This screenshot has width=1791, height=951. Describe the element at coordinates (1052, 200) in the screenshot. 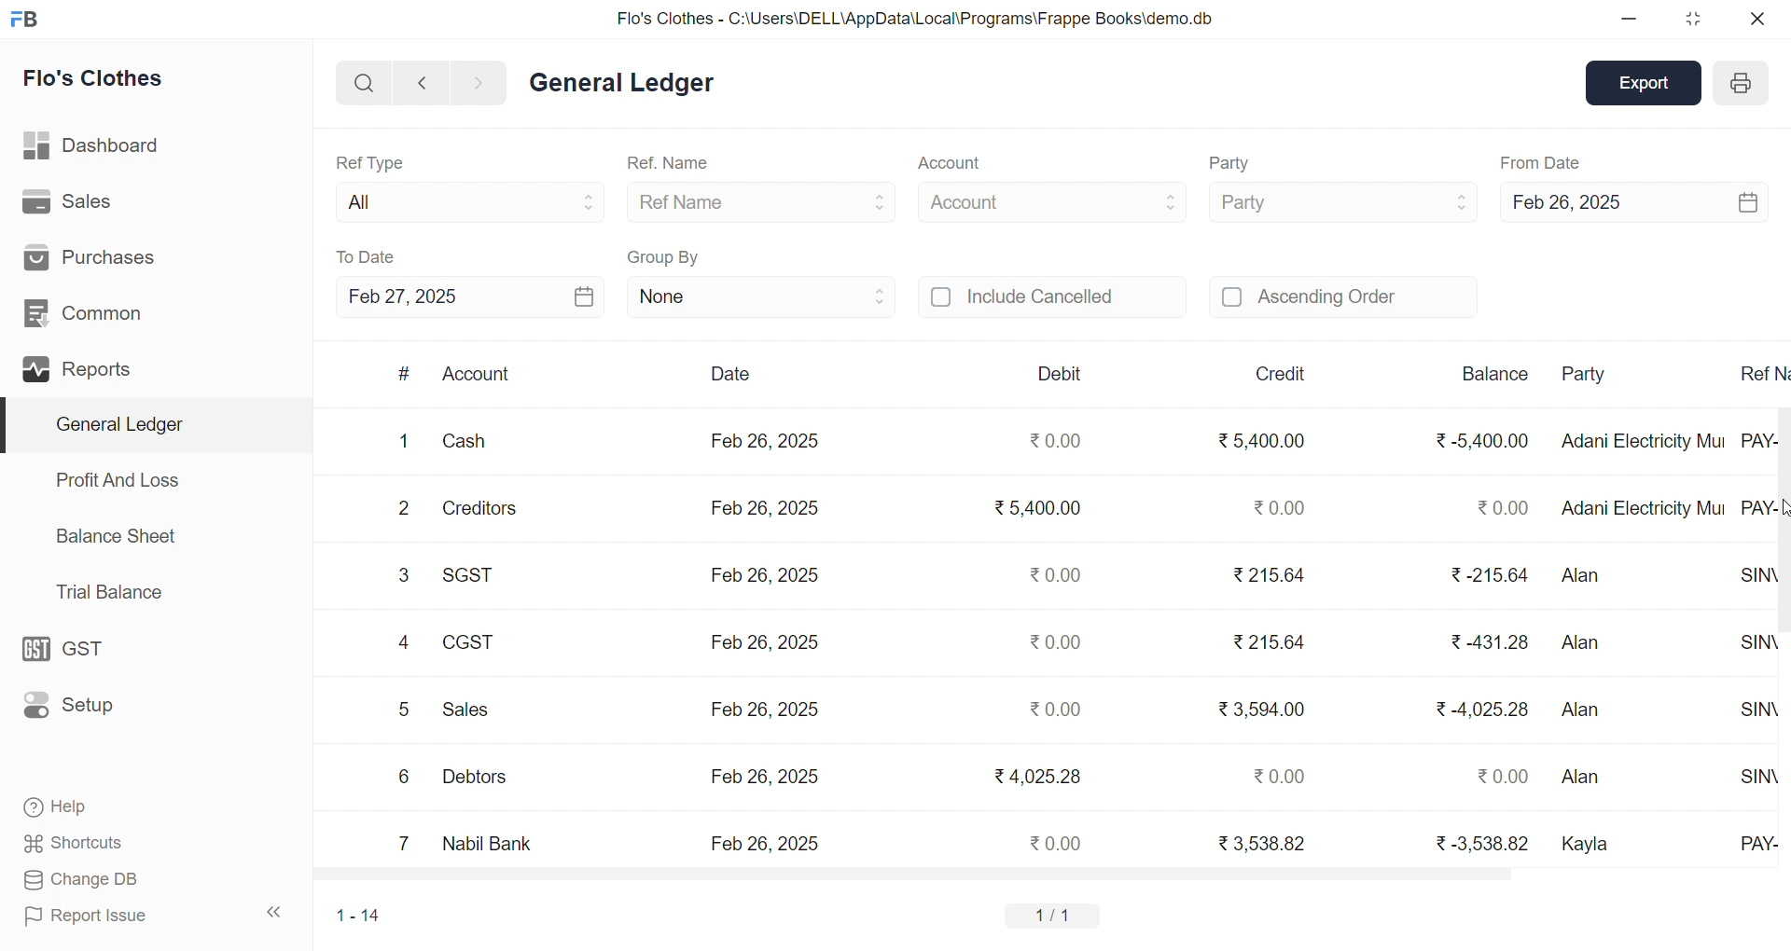

I see `Account` at that location.